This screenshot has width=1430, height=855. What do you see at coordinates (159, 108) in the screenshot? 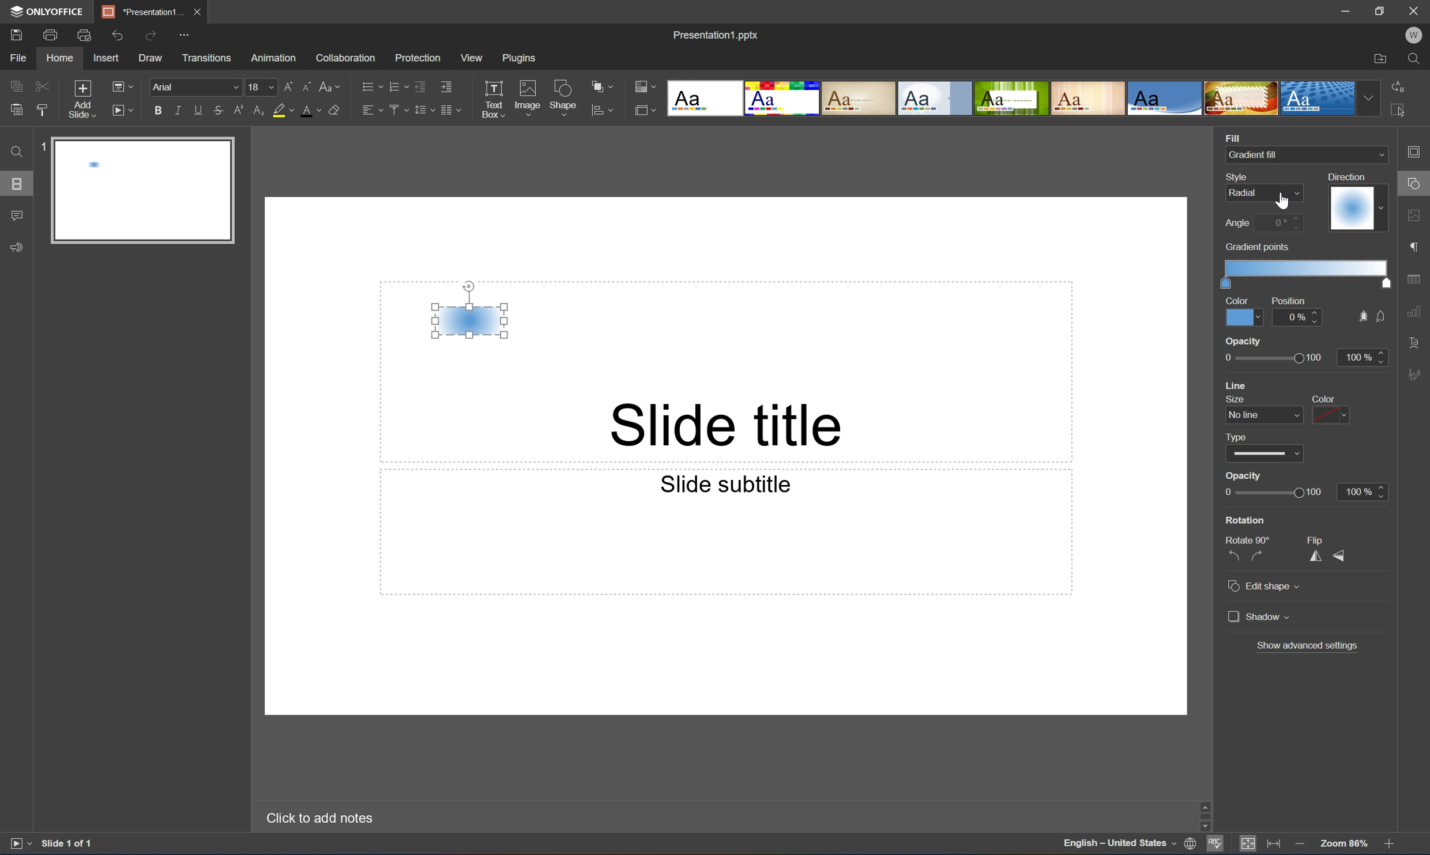
I see `Bold` at bounding box center [159, 108].